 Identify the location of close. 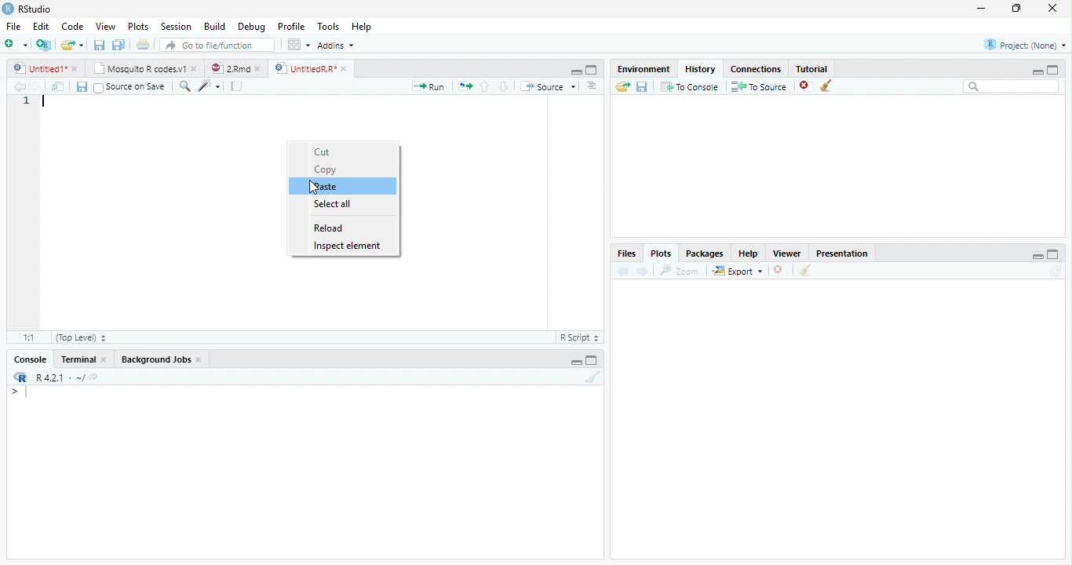
(196, 69).